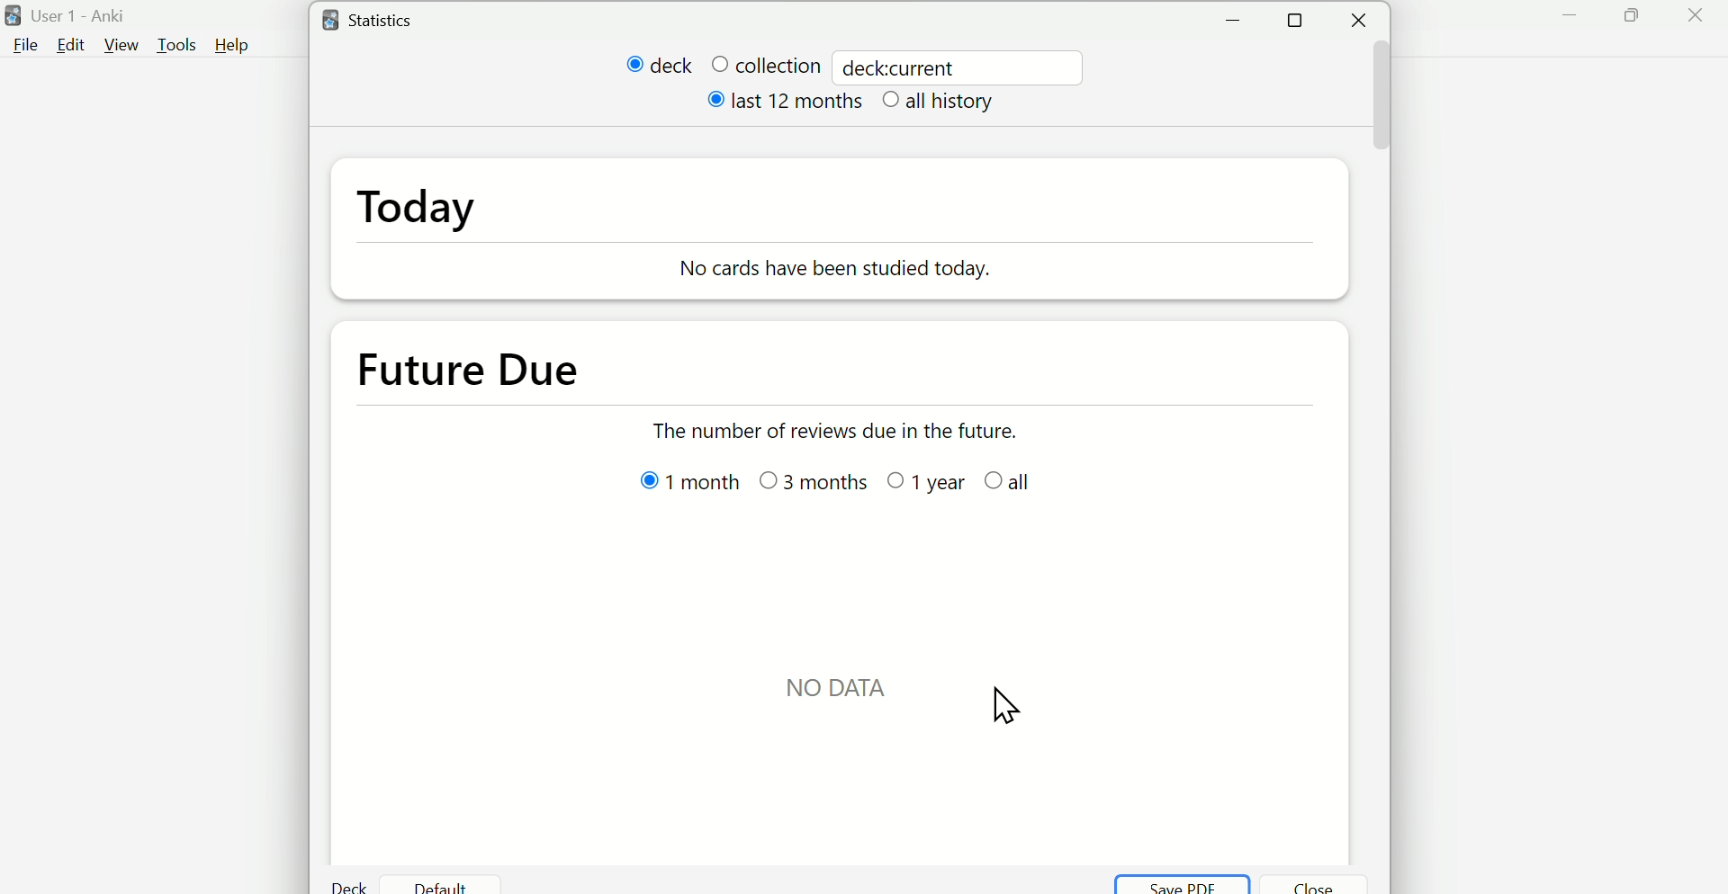  What do you see at coordinates (1639, 19) in the screenshot?
I see `Maximise` at bounding box center [1639, 19].